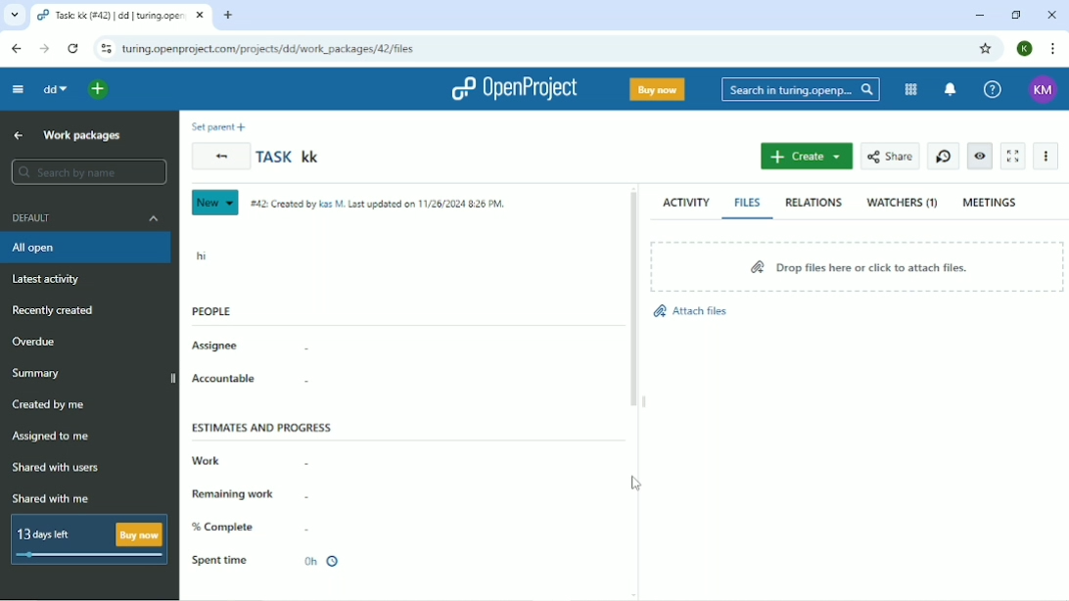 This screenshot has width=1069, height=601. I want to click on Shared with users, so click(56, 469).